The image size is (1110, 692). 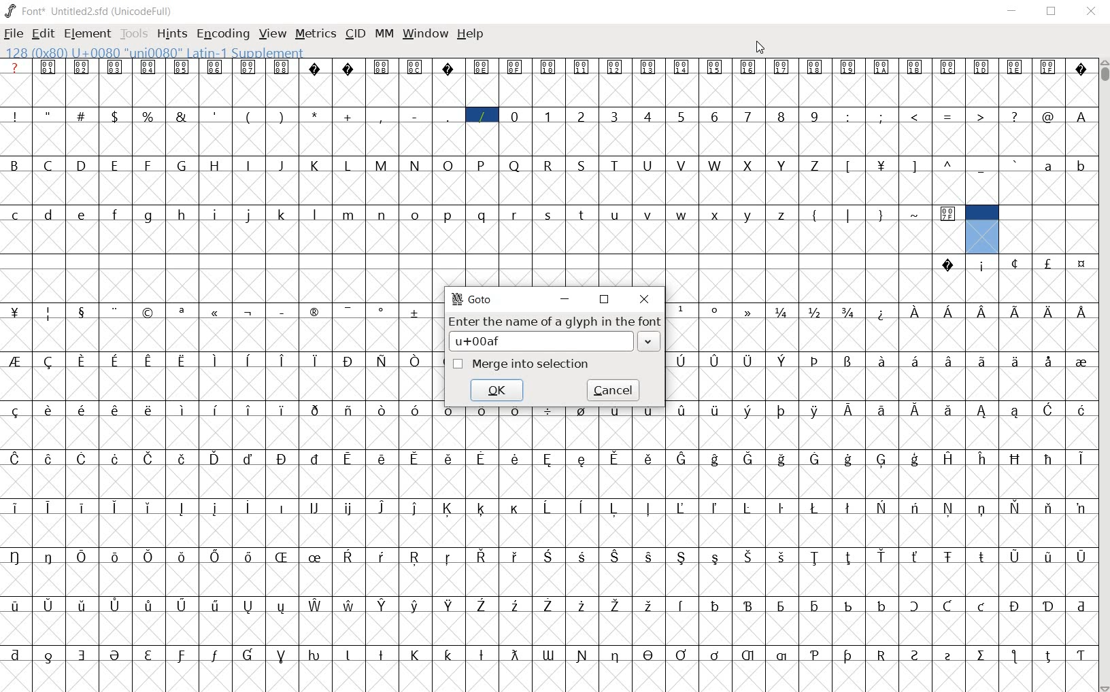 What do you see at coordinates (355, 34) in the screenshot?
I see `cid` at bounding box center [355, 34].